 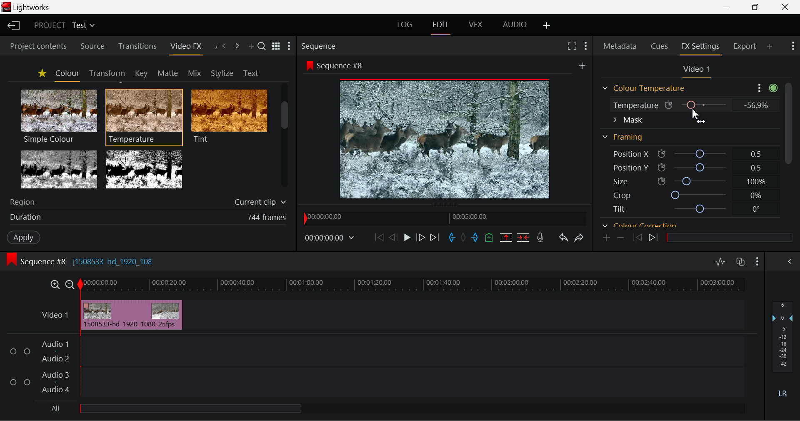 I want to click on Timeline Zoom Out, so click(x=71, y=284).